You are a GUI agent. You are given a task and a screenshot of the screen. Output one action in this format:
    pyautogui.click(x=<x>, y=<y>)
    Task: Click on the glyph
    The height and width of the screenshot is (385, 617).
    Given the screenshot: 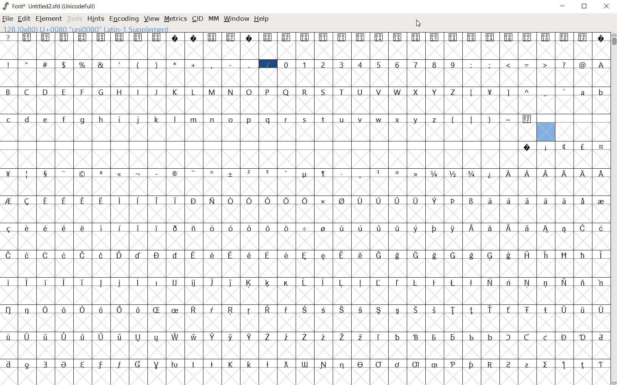 What is the action you would take?
    pyautogui.click(x=564, y=174)
    